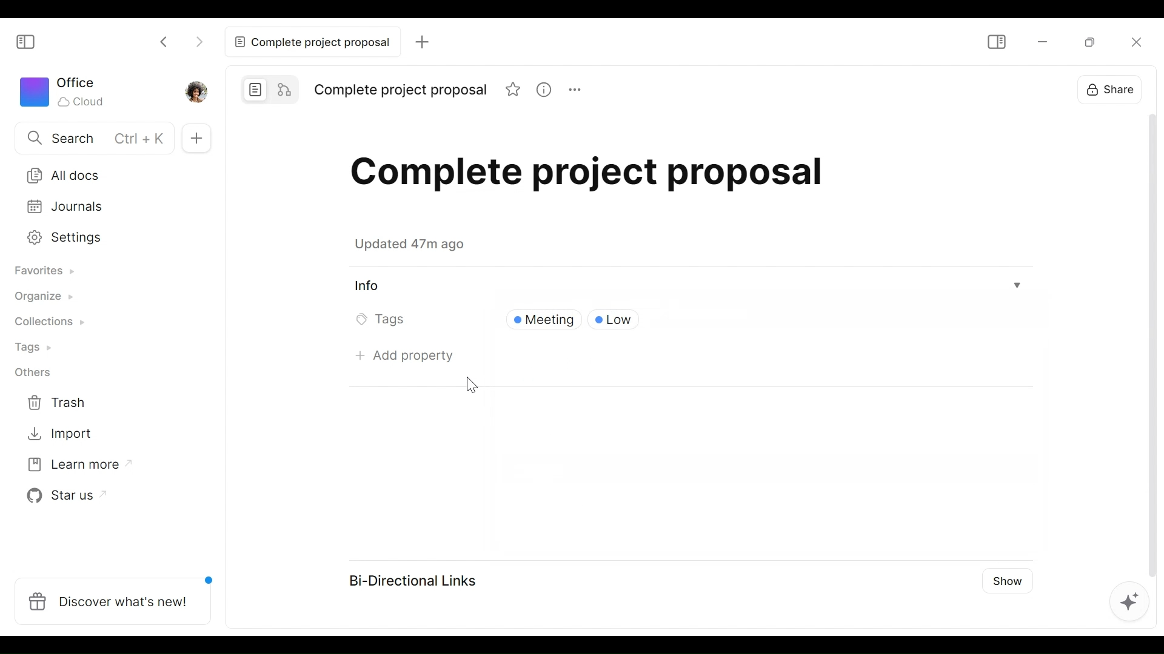 Image resolution: width=1164 pixels, height=654 pixels. Describe the element at coordinates (606, 179) in the screenshot. I see `Title` at that location.